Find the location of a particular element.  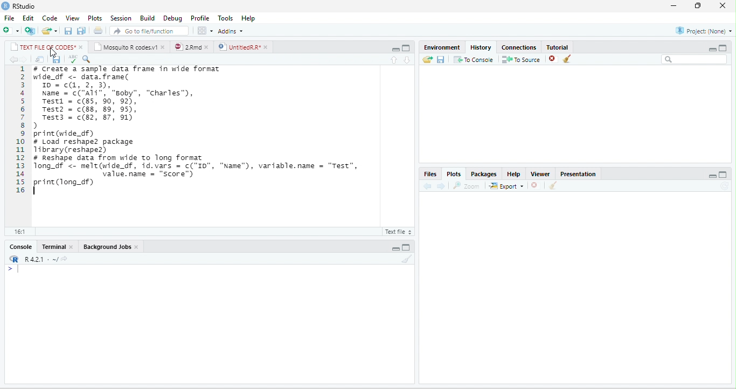

minimize is located at coordinates (395, 50).